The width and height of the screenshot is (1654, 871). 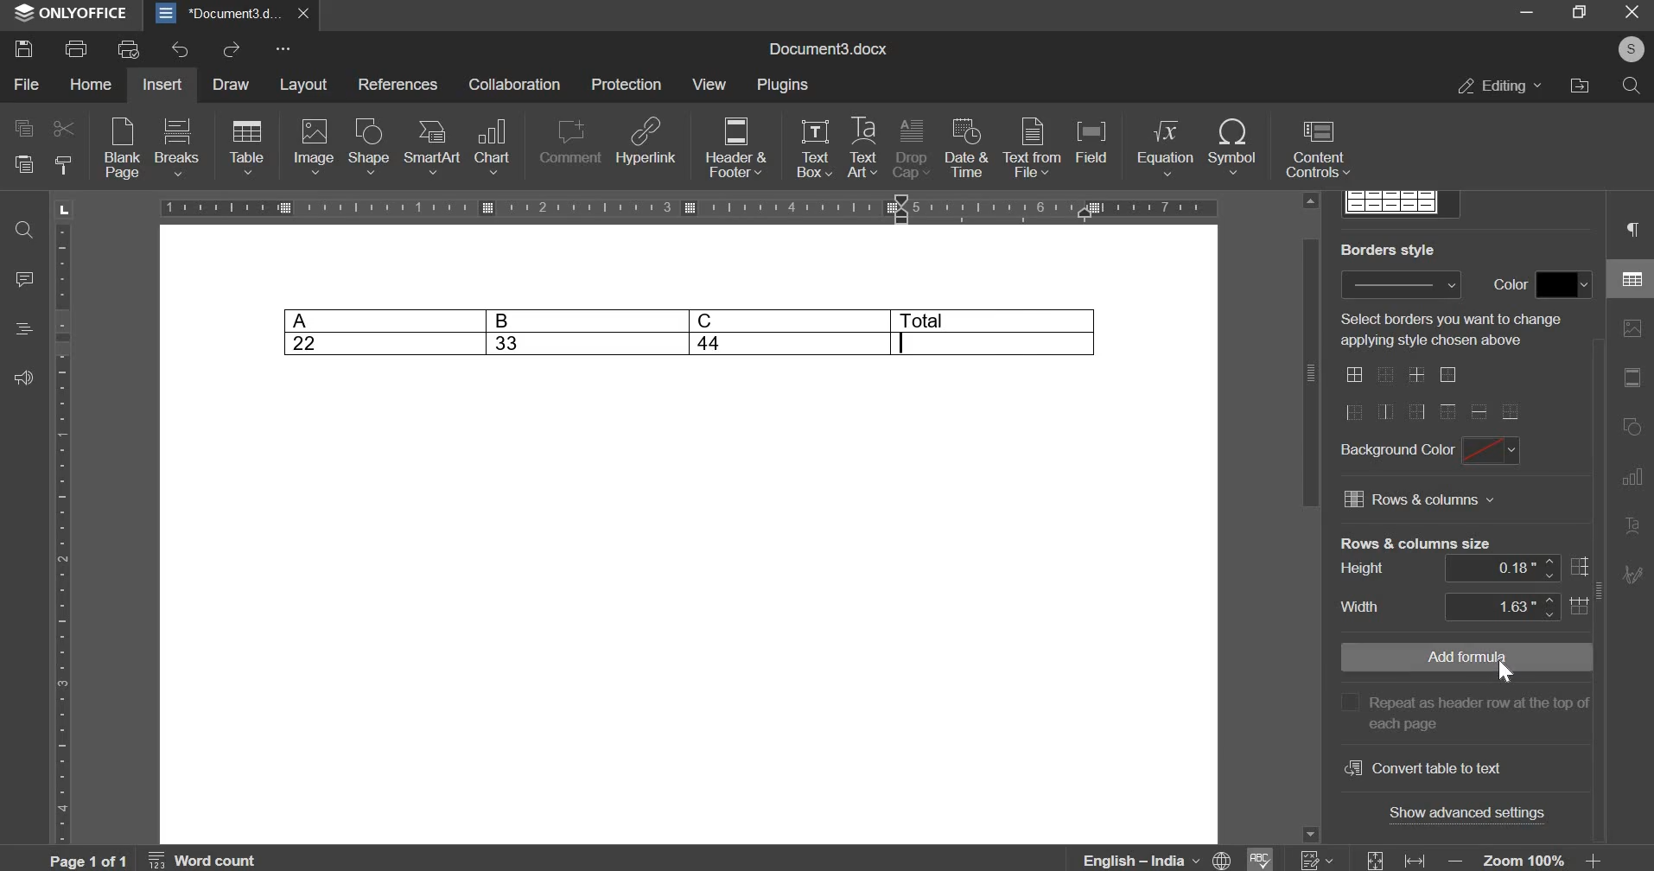 What do you see at coordinates (1310, 835) in the screenshot?
I see `scroll down` at bounding box center [1310, 835].